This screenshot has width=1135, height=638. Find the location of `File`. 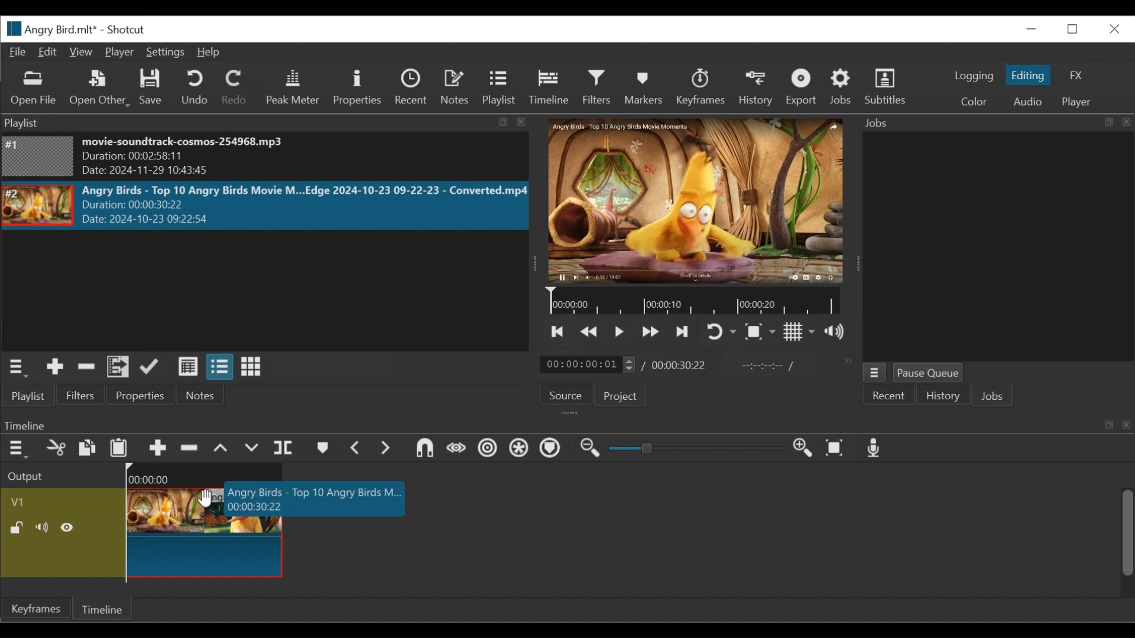

File is located at coordinates (18, 51).